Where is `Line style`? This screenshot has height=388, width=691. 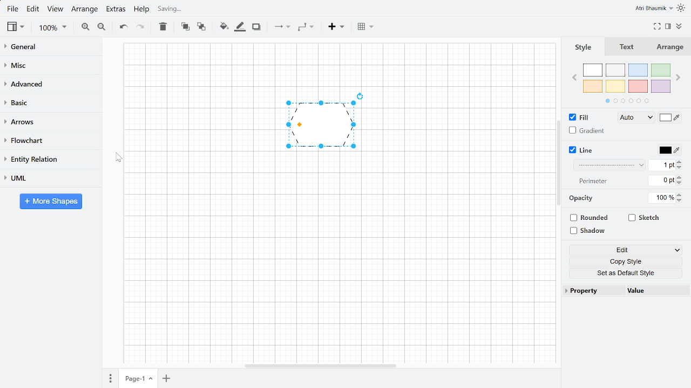
Line style is located at coordinates (609, 165).